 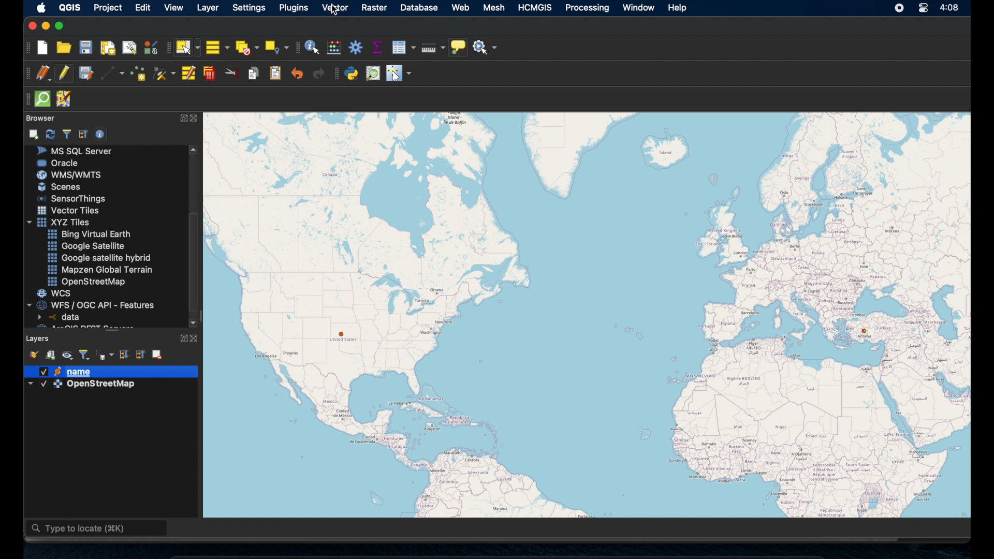 What do you see at coordinates (335, 73) in the screenshot?
I see `plugins toolbar` at bounding box center [335, 73].